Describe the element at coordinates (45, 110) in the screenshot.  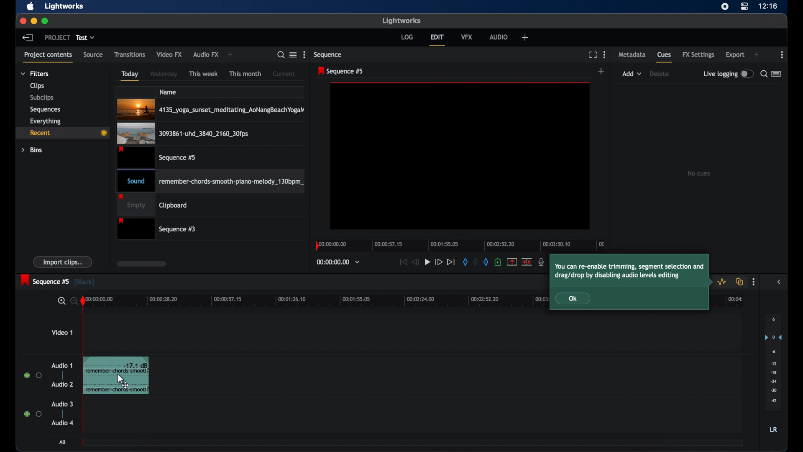
I see `sequencies` at that location.